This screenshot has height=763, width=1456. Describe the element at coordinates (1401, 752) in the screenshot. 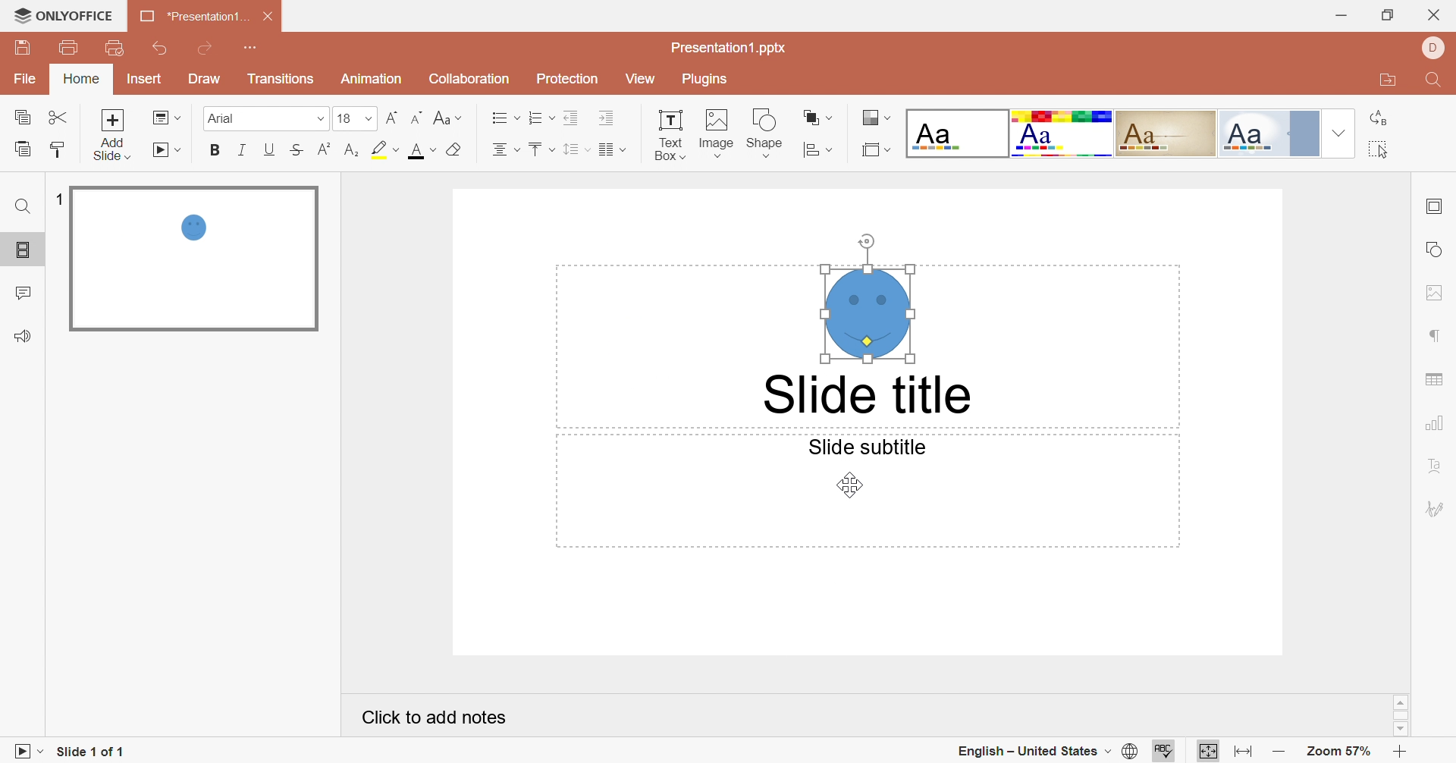

I see `Zoom in` at that location.